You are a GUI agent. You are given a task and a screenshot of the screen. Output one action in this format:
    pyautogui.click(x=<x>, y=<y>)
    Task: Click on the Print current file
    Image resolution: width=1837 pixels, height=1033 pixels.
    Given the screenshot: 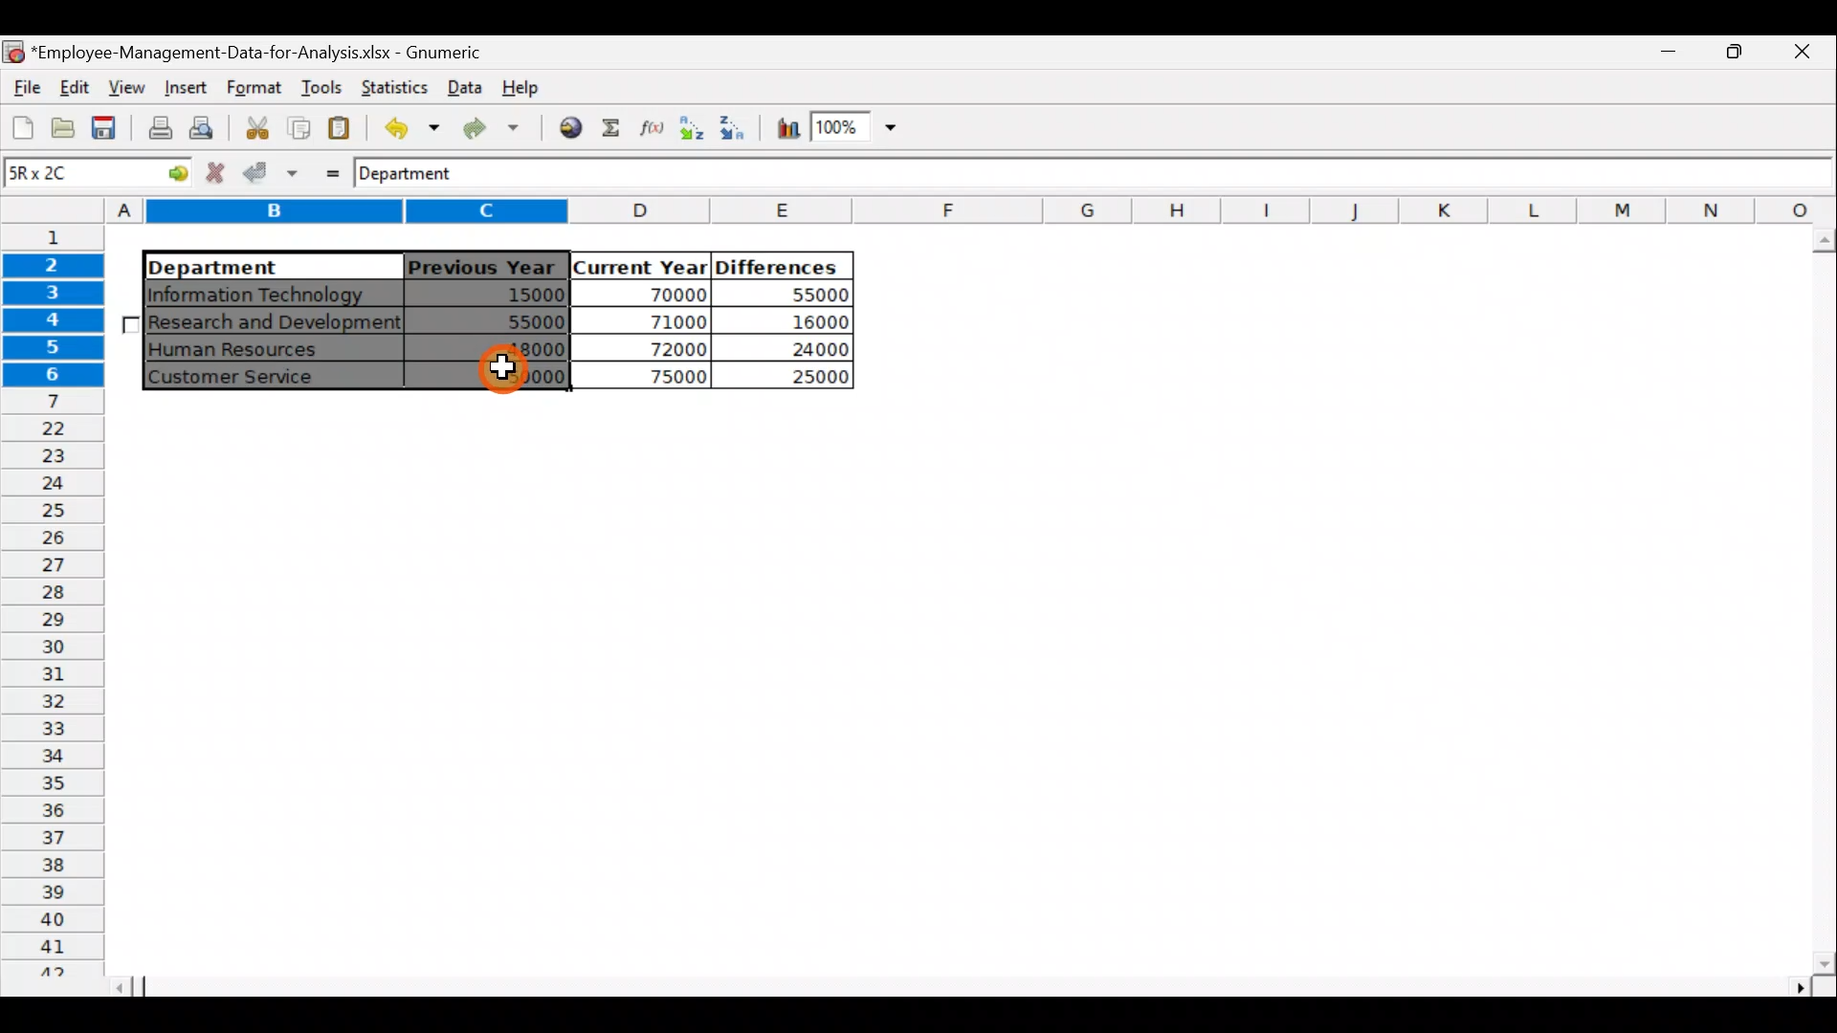 What is the action you would take?
    pyautogui.click(x=157, y=130)
    